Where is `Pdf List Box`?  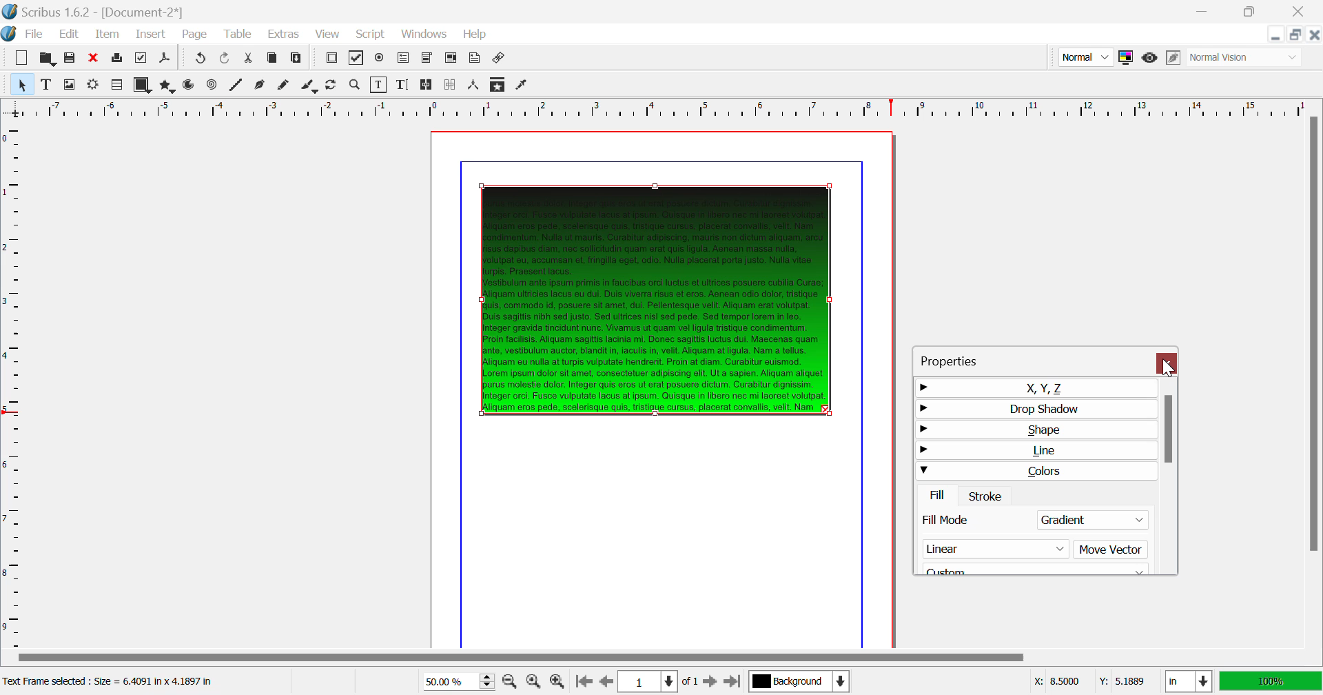
Pdf List Box is located at coordinates (451, 59).